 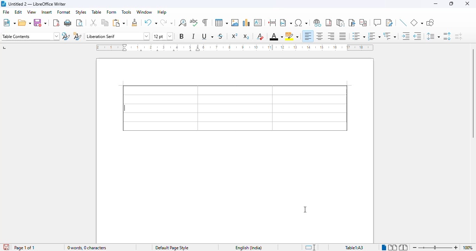 I want to click on undo, so click(x=151, y=22).